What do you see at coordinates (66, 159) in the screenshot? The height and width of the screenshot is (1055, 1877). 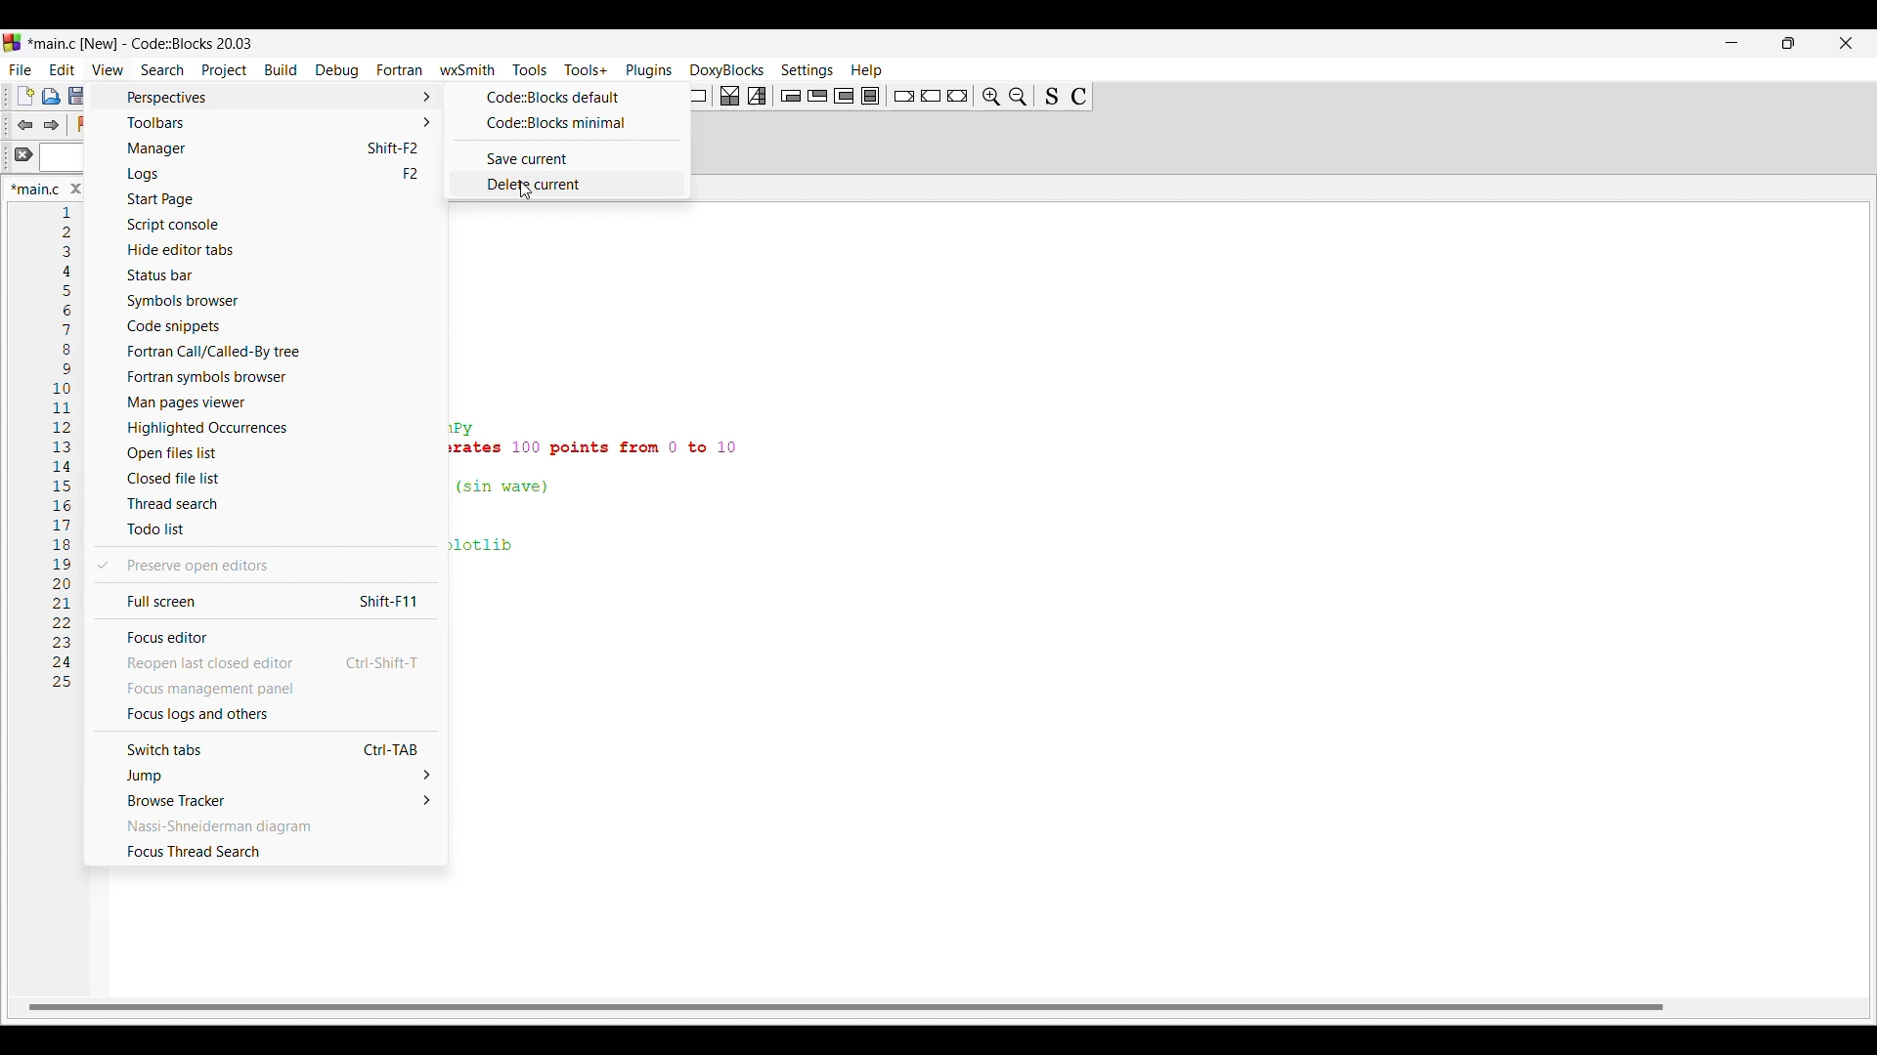 I see `Text box and text options` at bounding box center [66, 159].